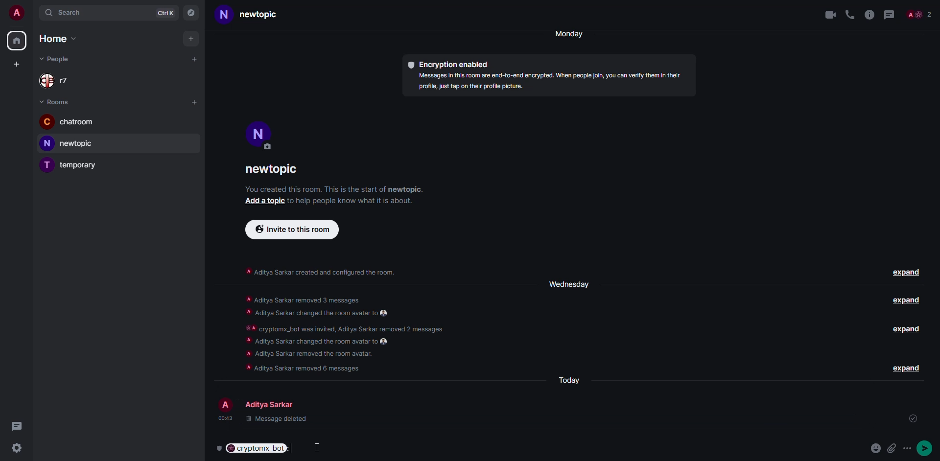 This screenshot has width=940, height=461. What do you see at coordinates (59, 80) in the screenshot?
I see `people` at bounding box center [59, 80].